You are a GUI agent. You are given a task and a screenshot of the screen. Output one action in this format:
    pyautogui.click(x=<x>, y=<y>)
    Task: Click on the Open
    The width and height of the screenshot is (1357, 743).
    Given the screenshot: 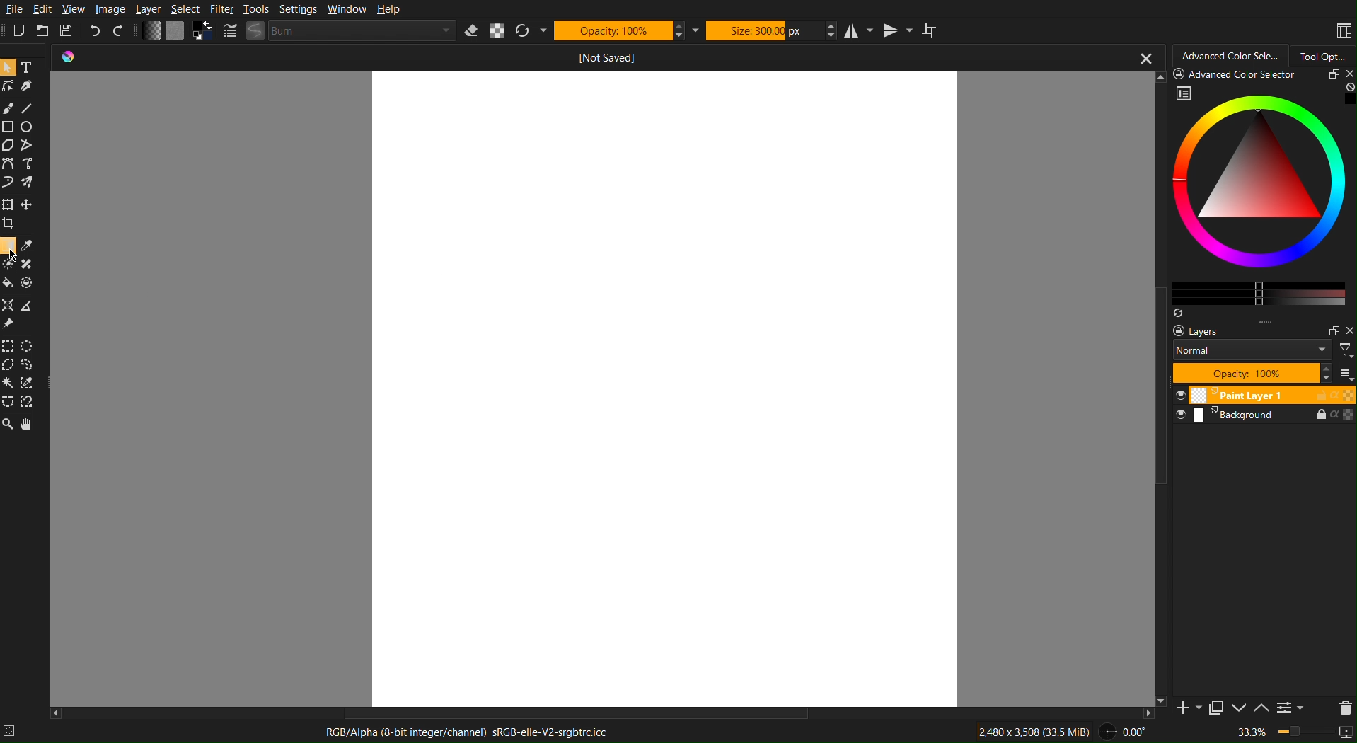 What is the action you would take?
    pyautogui.click(x=44, y=31)
    